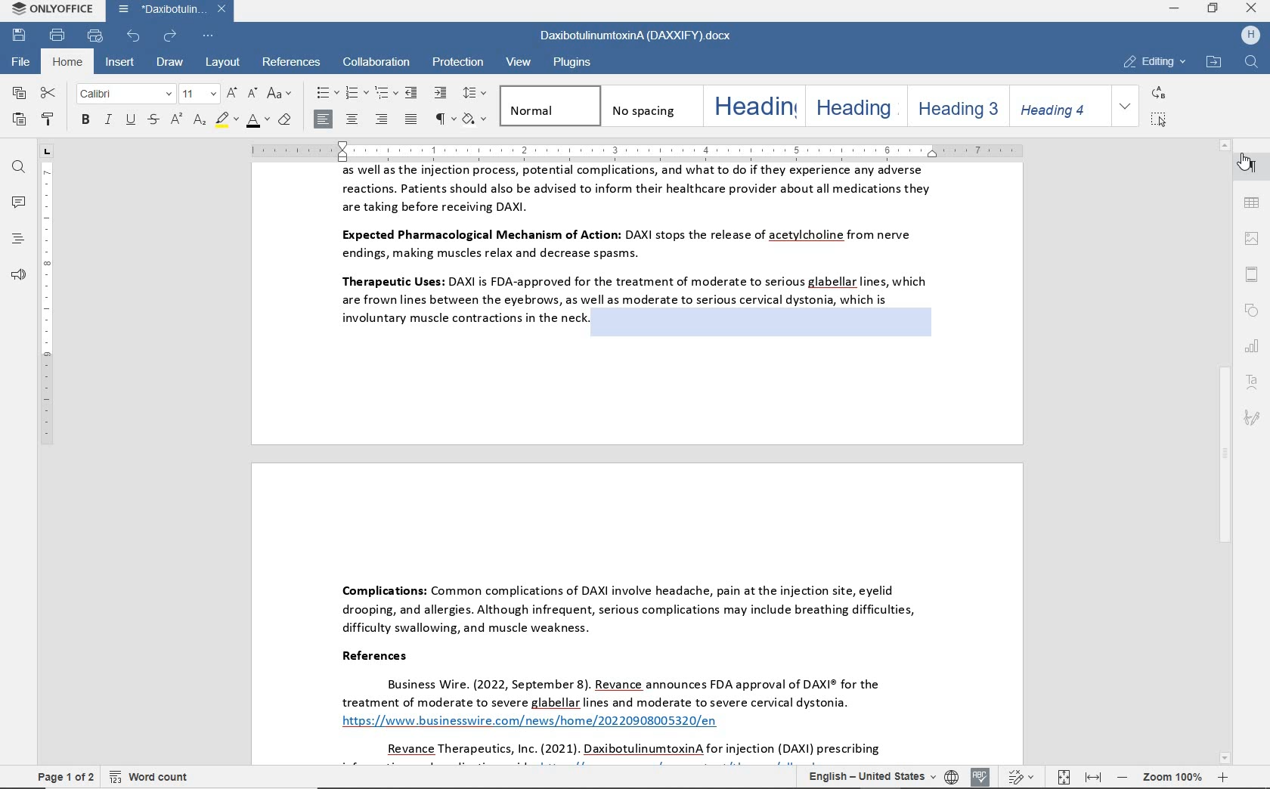  What do you see at coordinates (172, 64) in the screenshot?
I see `draw` at bounding box center [172, 64].